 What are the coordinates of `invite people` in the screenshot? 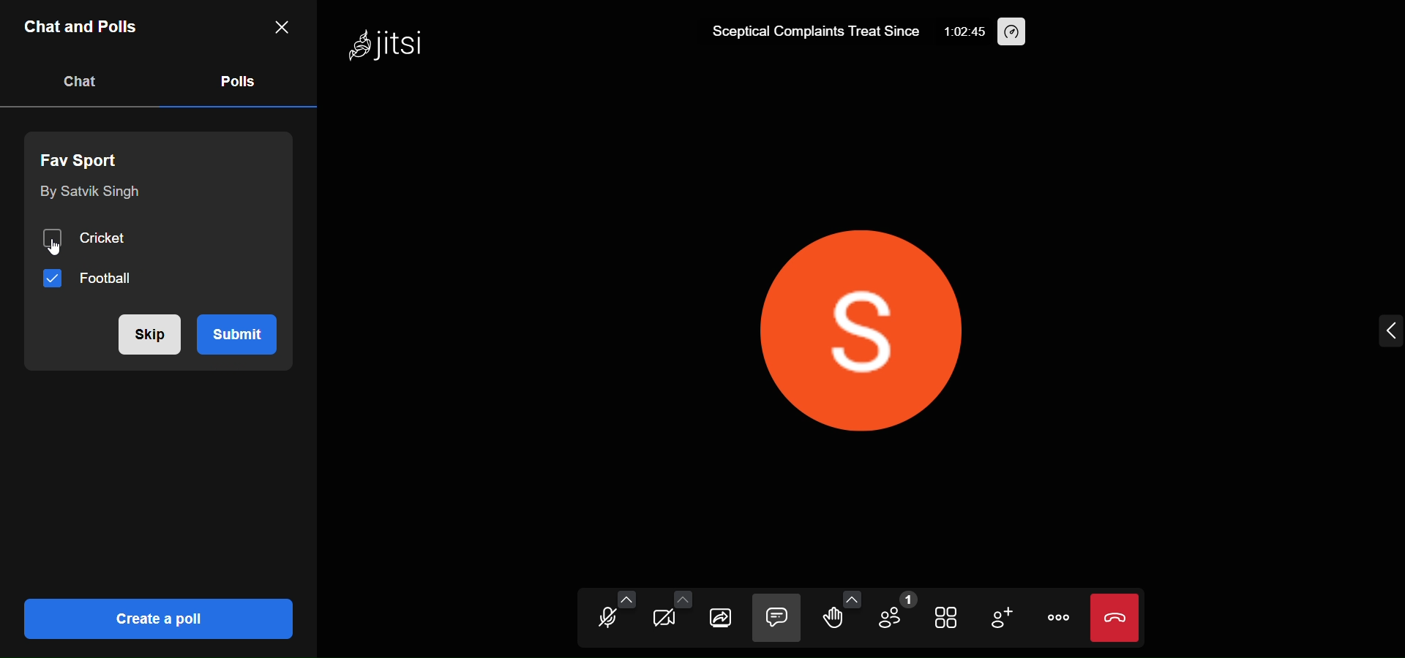 It's located at (1001, 619).